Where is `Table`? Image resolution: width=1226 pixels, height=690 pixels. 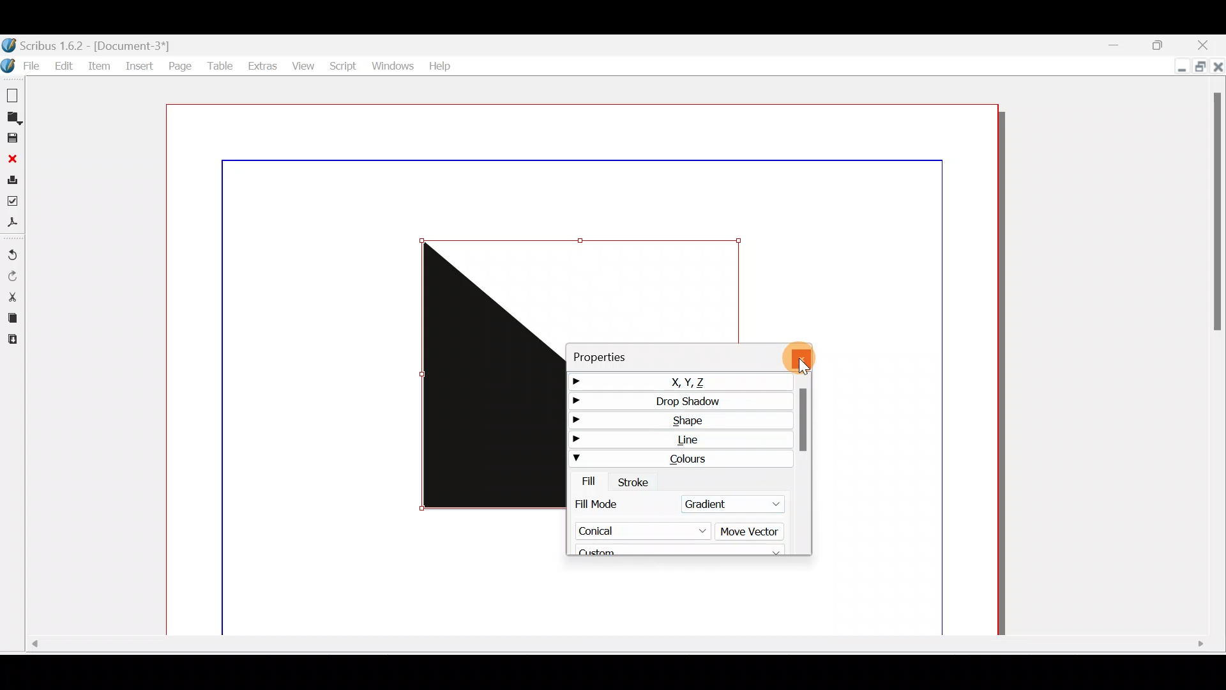
Table is located at coordinates (218, 65).